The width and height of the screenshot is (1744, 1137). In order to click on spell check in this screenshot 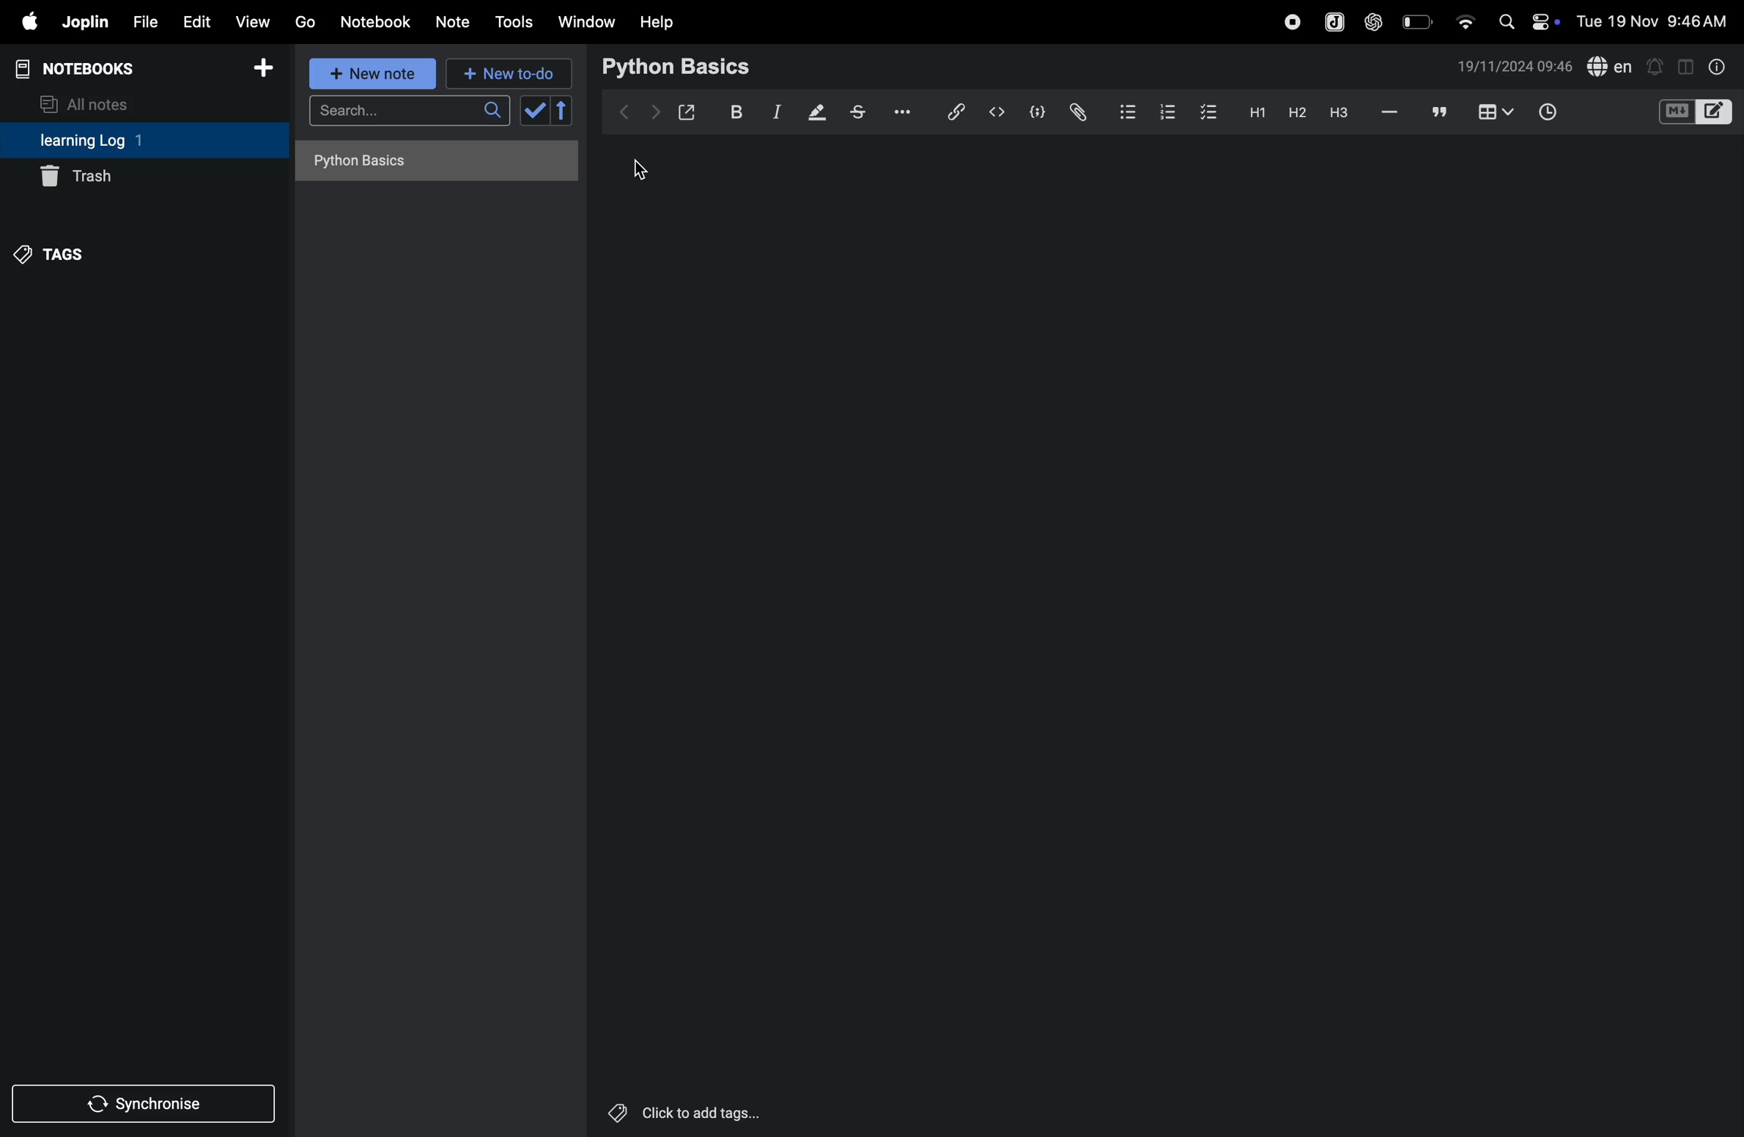, I will do `click(1611, 67)`.